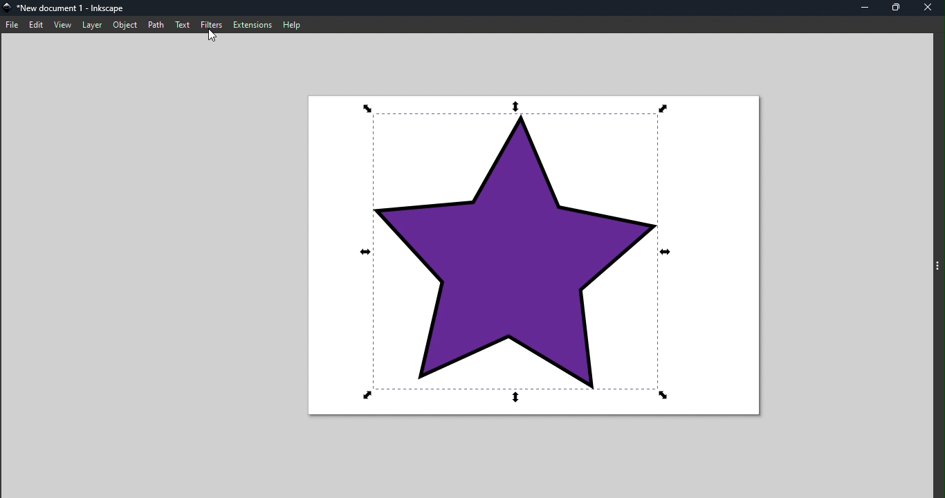 The image size is (945, 498). What do you see at coordinates (293, 23) in the screenshot?
I see `Help` at bounding box center [293, 23].